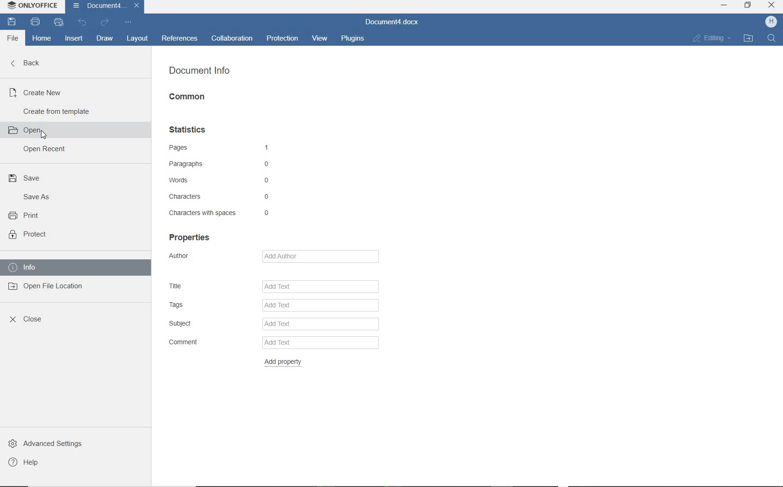 This screenshot has height=487, width=783. Describe the element at coordinates (183, 324) in the screenshot. I see `subject` at that location.